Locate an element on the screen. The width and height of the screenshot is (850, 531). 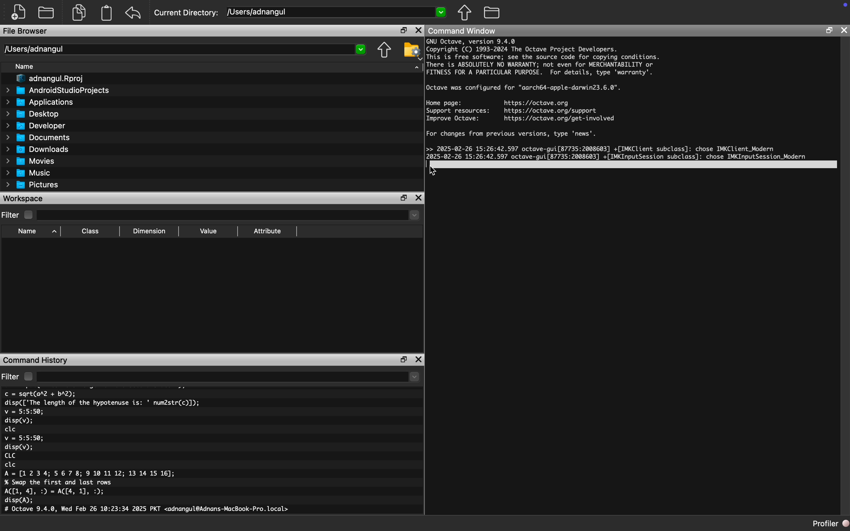
v = 5:5:50; is located at coordinates (24, 438).